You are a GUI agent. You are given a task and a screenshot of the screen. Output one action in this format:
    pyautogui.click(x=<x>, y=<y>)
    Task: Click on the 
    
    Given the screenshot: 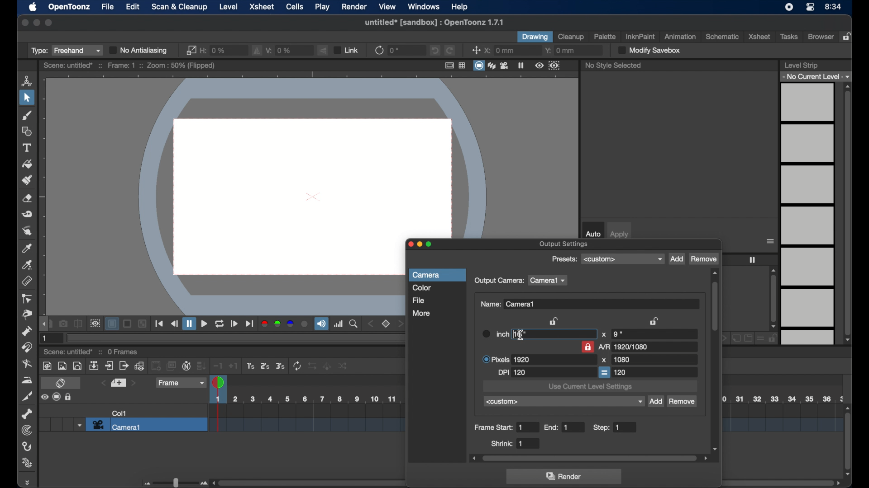 What is the action you would take?
    pyautogui.click(x=45, y=397)
    